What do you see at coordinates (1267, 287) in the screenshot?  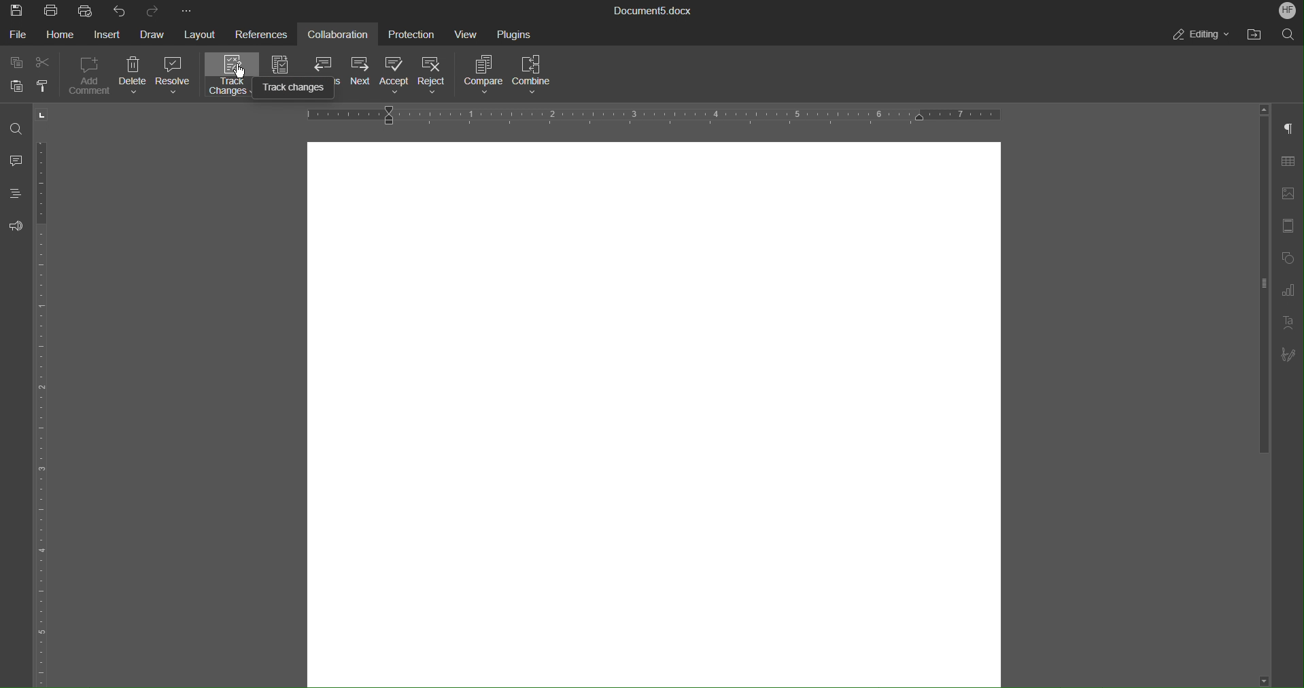 I see `vertical scroll bar` at bounding box center [1267, 287].